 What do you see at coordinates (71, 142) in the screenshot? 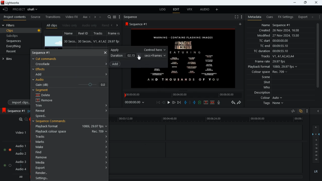
I see `marks` at bounding box center [71, 142].